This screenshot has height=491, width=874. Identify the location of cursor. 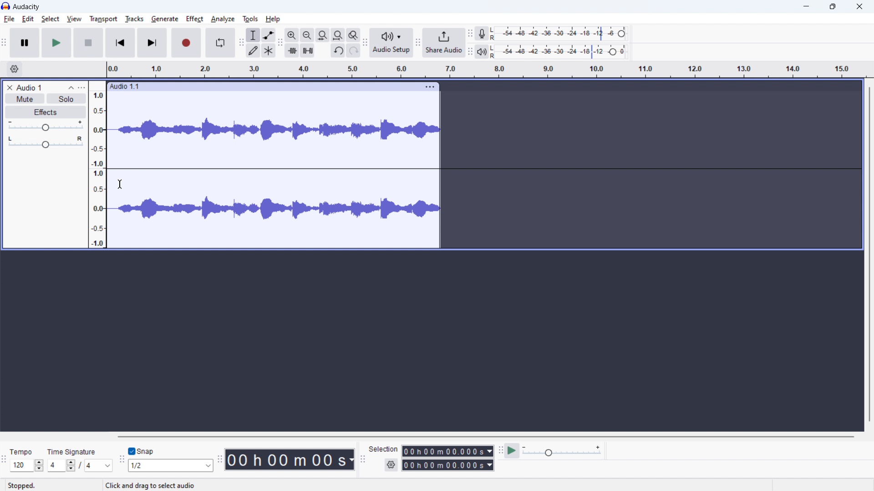
(120, 184).